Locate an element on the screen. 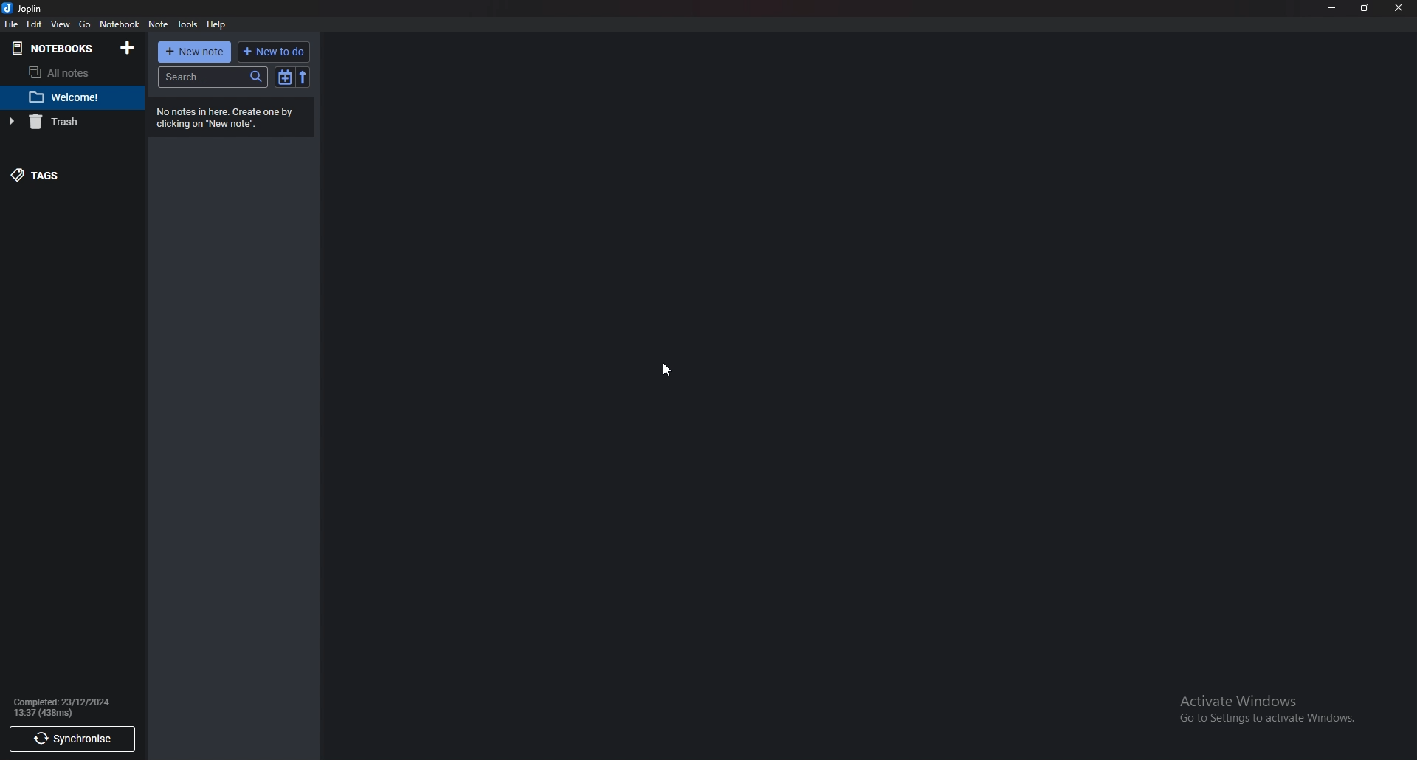 The height and width of the screenshot is (760, 1417). Close is located at coordinates (1399, 7).